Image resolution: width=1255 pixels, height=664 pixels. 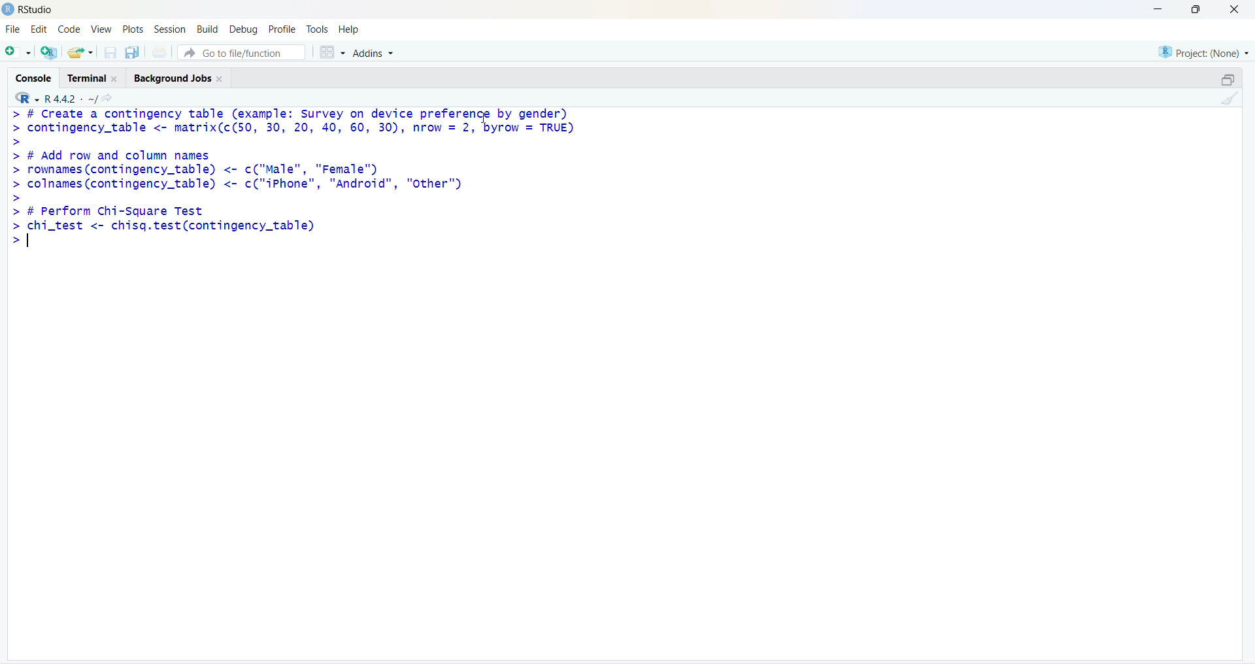 I want to click on Help, so click(x=349, y=29).